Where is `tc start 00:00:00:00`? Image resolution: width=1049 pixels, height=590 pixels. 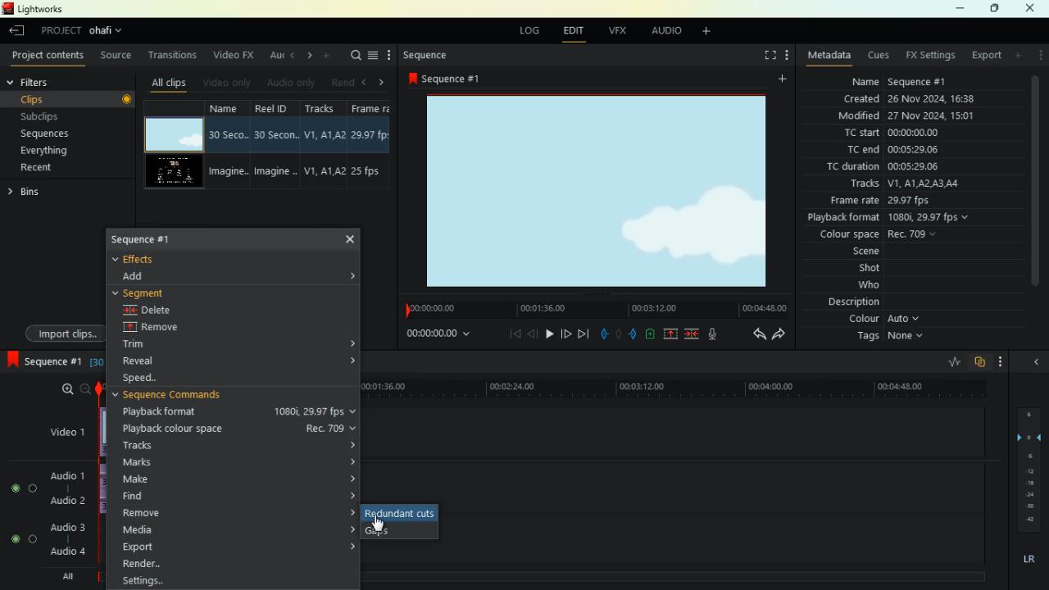
tc start 00:00:00:00 is located at coordinates (912, 134).